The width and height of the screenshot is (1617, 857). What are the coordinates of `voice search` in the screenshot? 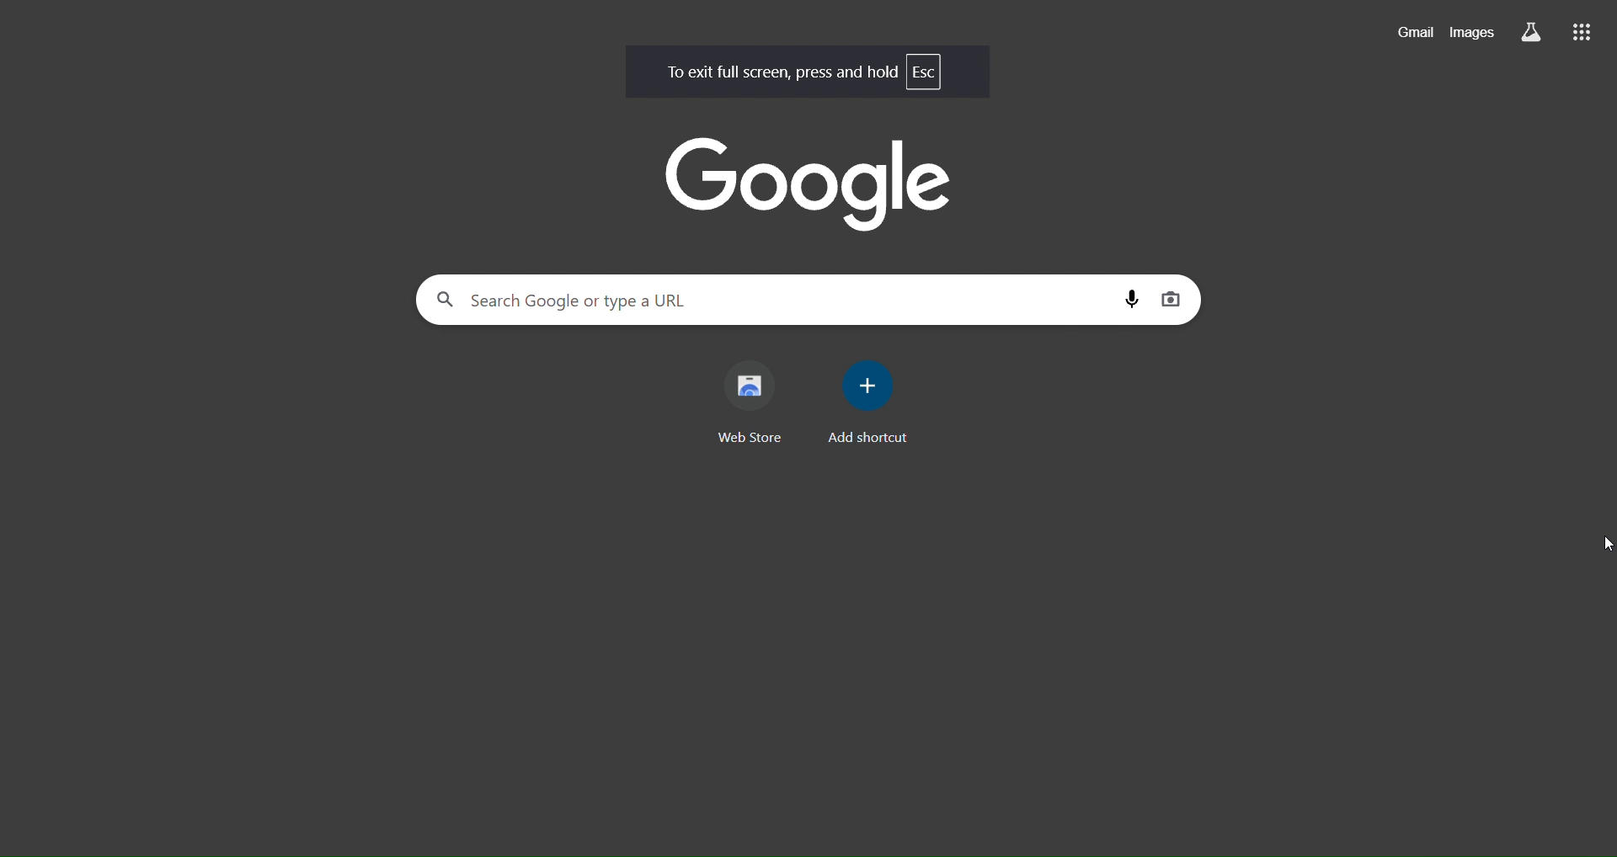 It's located at (1133, 296).